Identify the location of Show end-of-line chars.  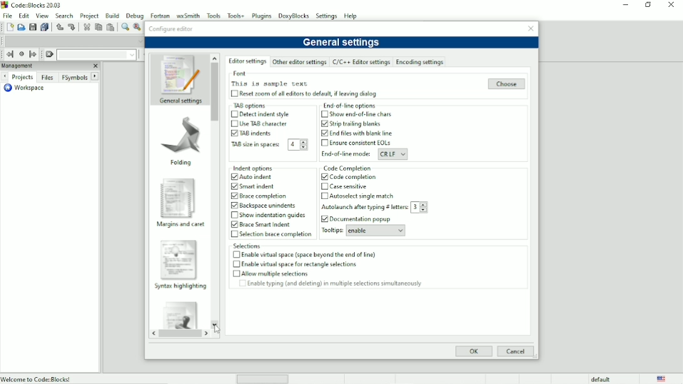
(362, 114).